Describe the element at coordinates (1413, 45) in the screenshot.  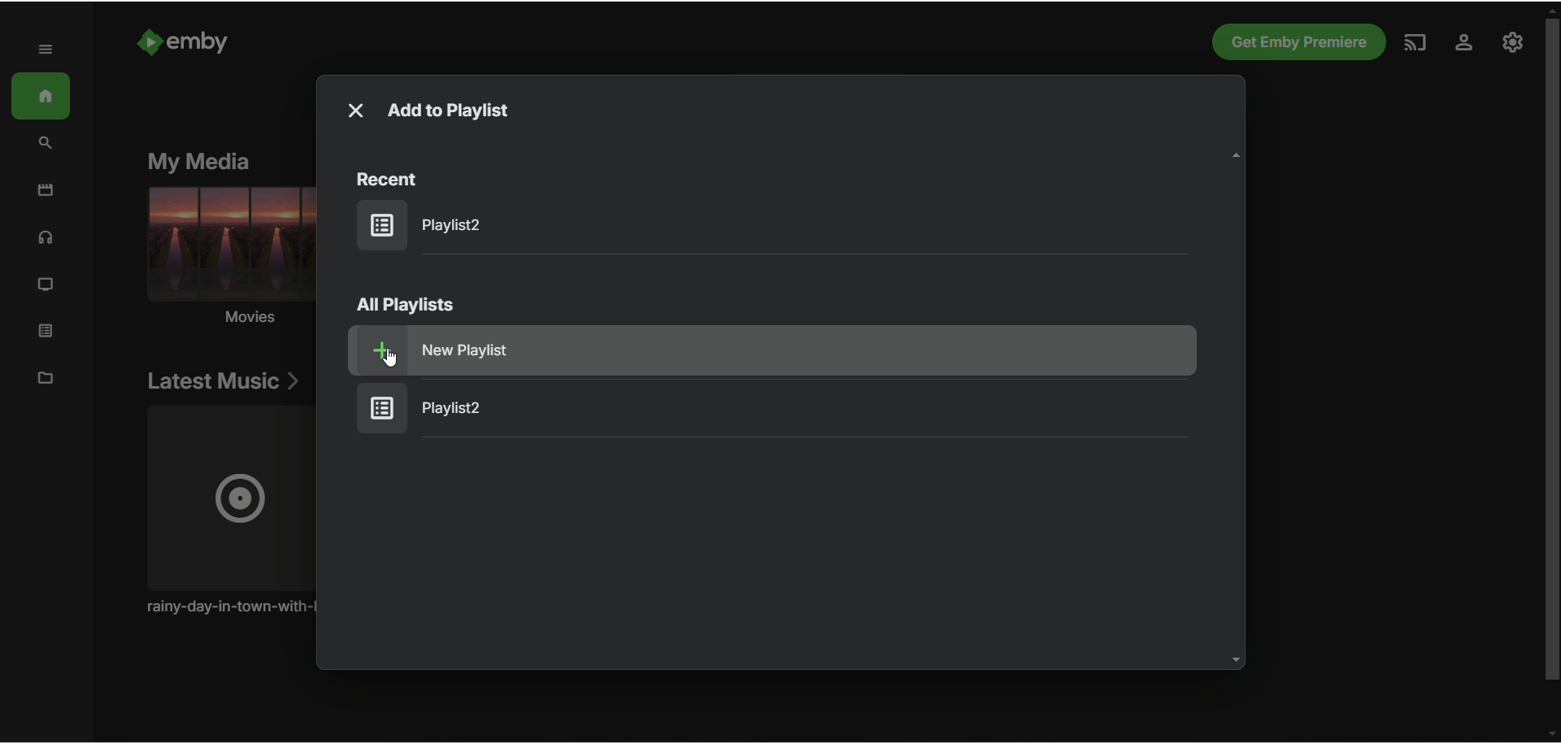
I see `play on another device` at that location.